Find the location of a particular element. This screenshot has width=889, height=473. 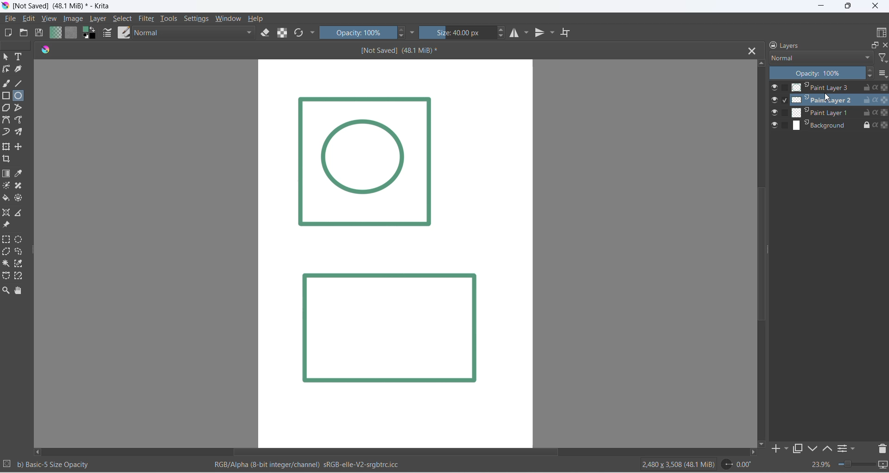

paint layer 2 is located at coordinates (821, 113).